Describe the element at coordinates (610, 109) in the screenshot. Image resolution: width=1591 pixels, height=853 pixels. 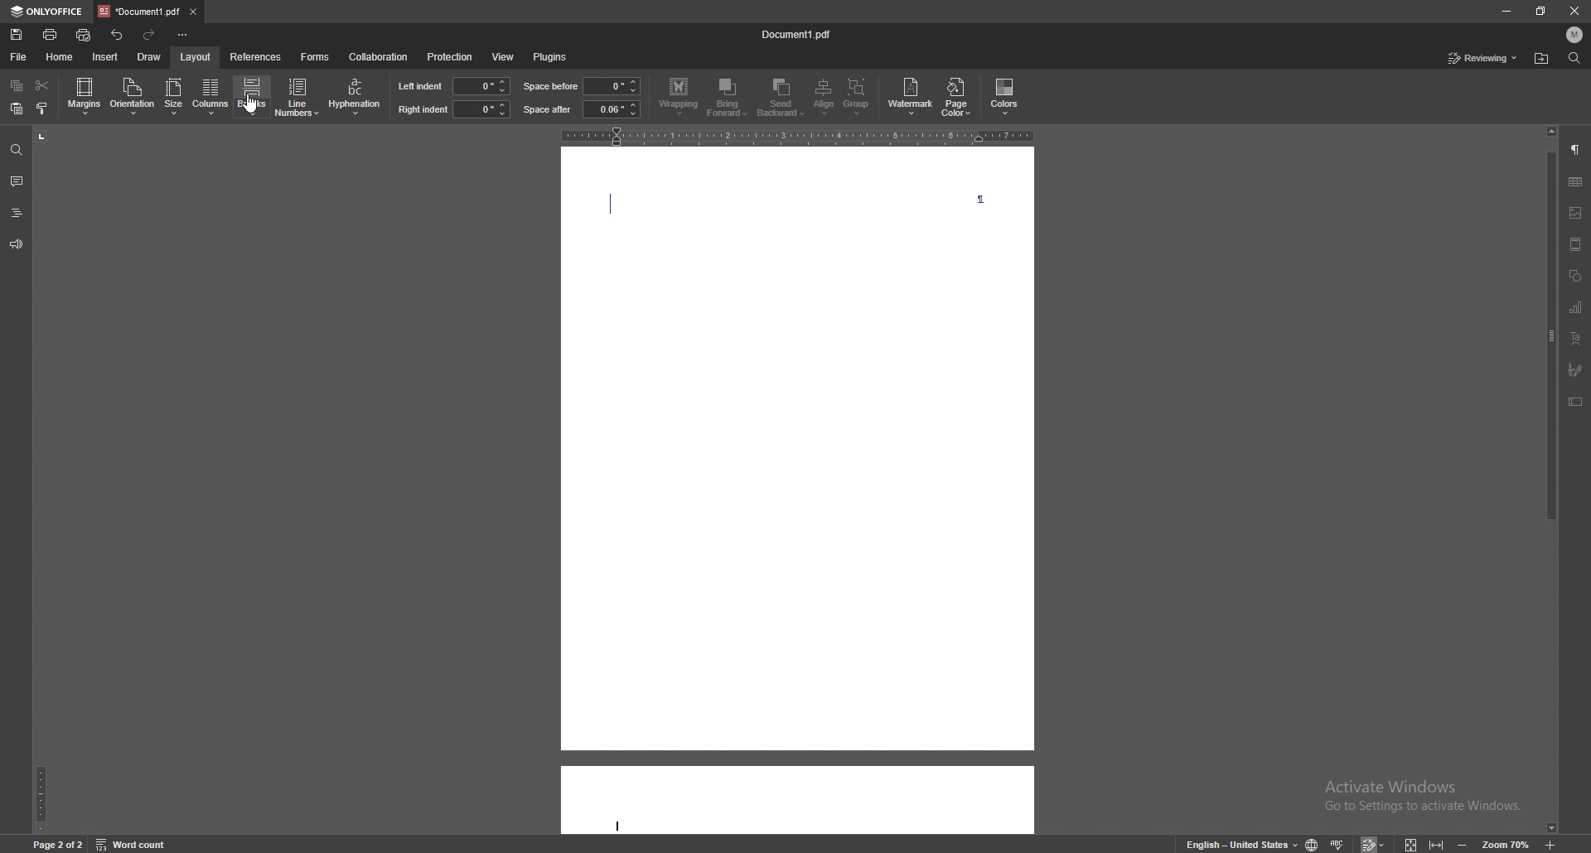
I see `Enter space after` at that location.